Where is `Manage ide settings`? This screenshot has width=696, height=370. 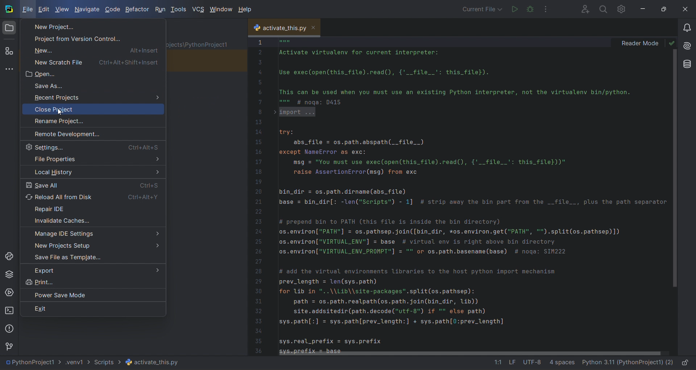 Manage ide settings is located at coordinates (94, 232).